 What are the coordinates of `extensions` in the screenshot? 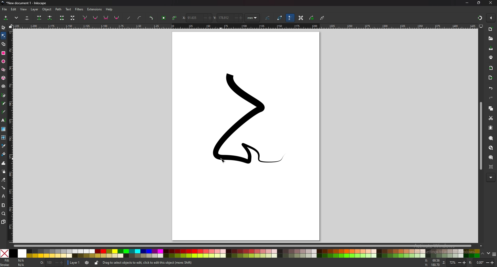 It's located at (94, 9).